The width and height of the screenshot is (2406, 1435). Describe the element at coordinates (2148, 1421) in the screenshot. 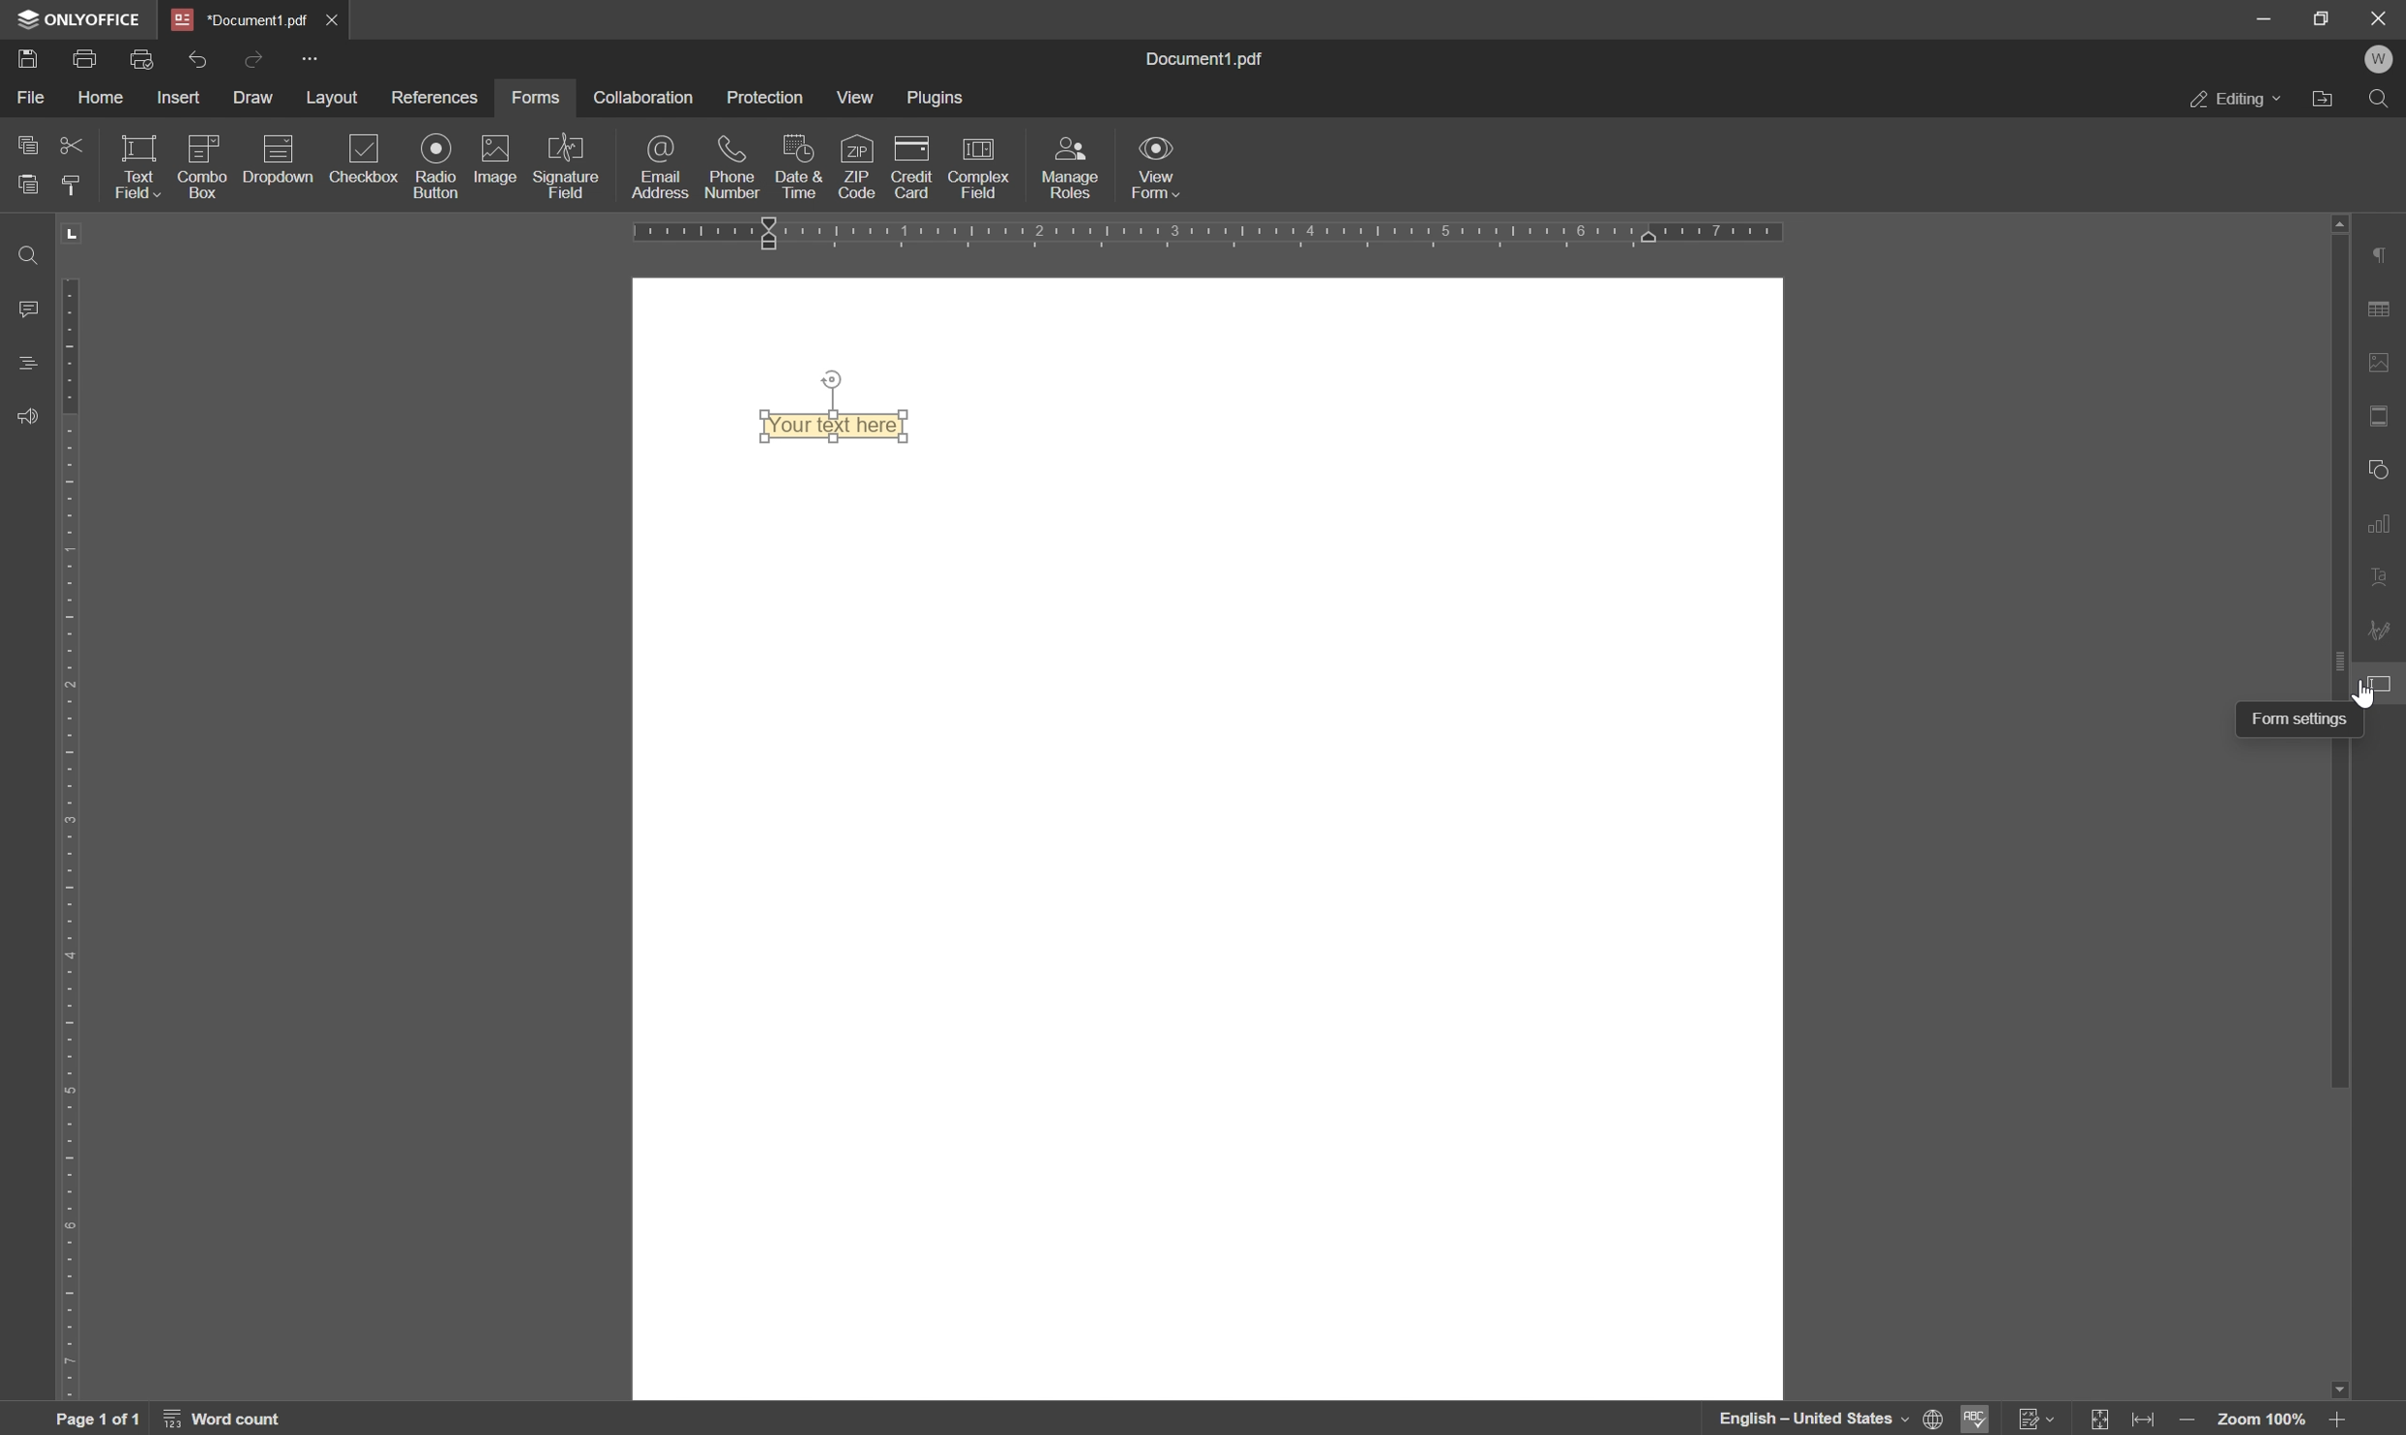

I see `fit to width` at that location.